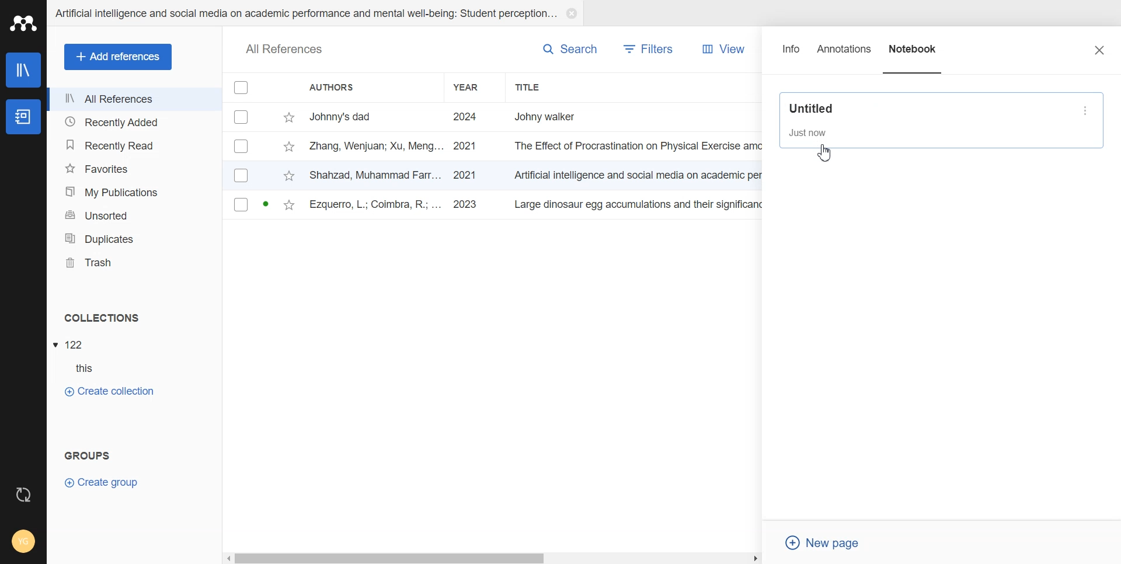 Image resolution: width=1121 pixels, height=564 pixels. I want to click on Create Collection, so click(109, 391).